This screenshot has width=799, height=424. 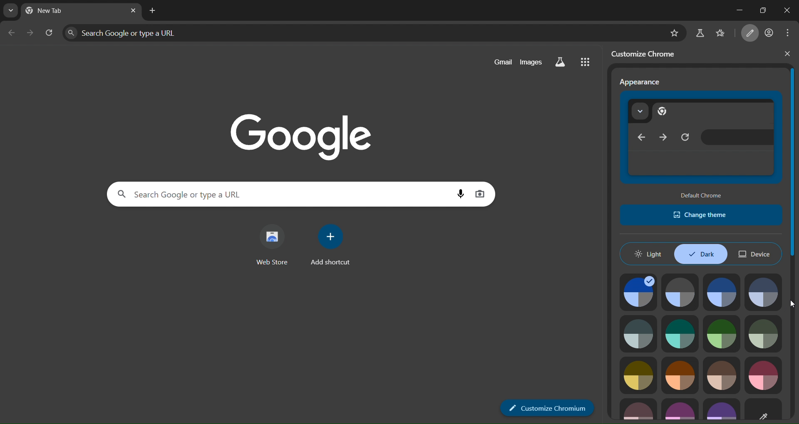 I want to click on add shortcut, so click(x=334, y=247).